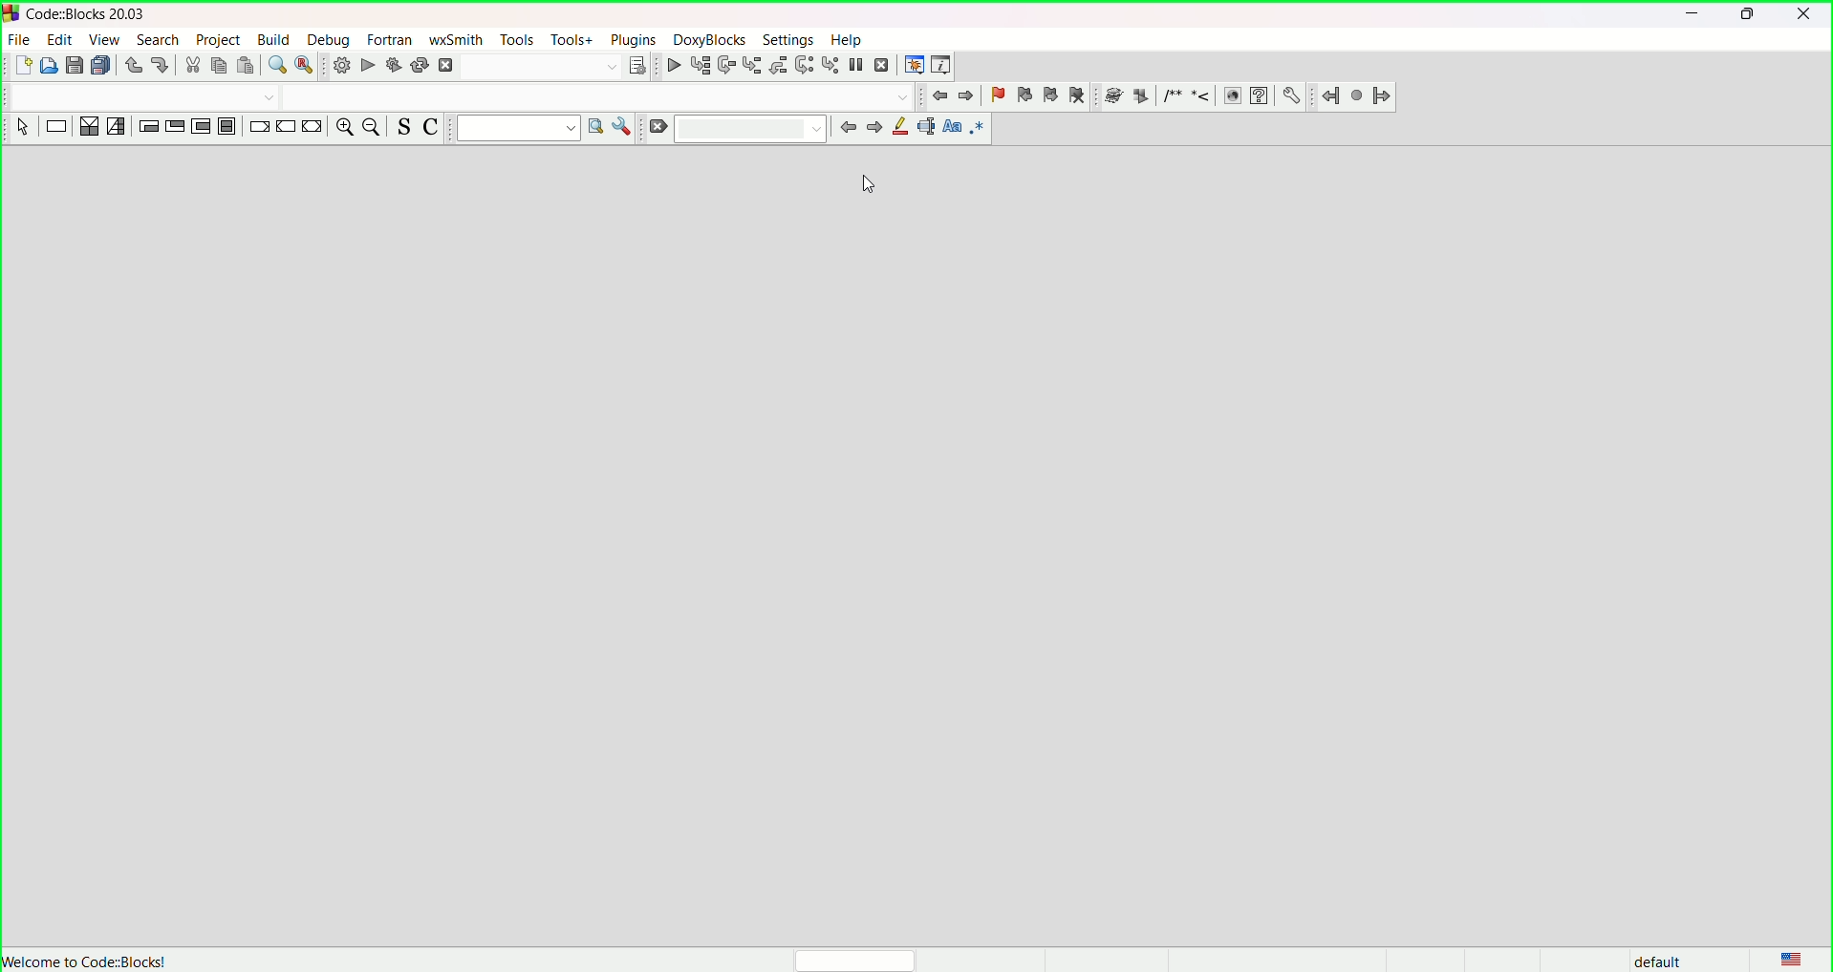  Describe the element at coordinates (1170, 96) in the screenshot. I see `Insert comment block` at that location.